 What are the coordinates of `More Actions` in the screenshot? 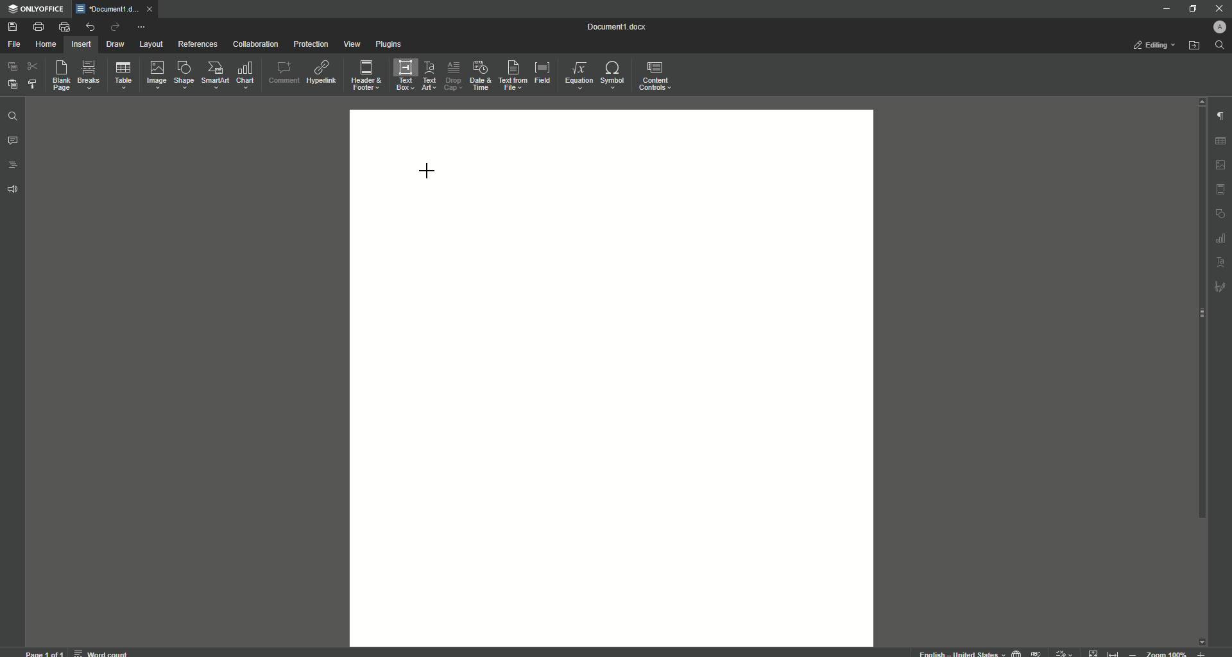 It's located at (141, 28).